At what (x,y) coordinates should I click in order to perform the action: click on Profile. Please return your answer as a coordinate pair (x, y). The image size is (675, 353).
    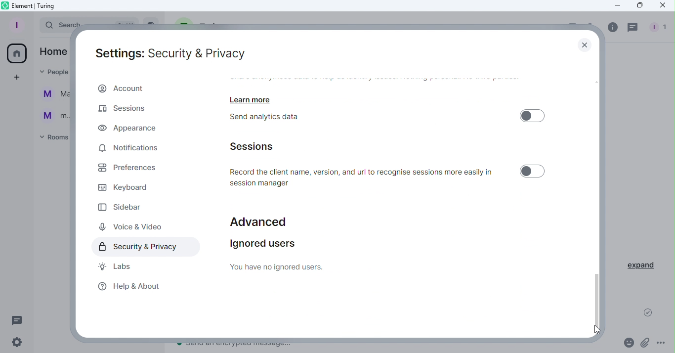
    Looking at the image, I should click on (17, 25).